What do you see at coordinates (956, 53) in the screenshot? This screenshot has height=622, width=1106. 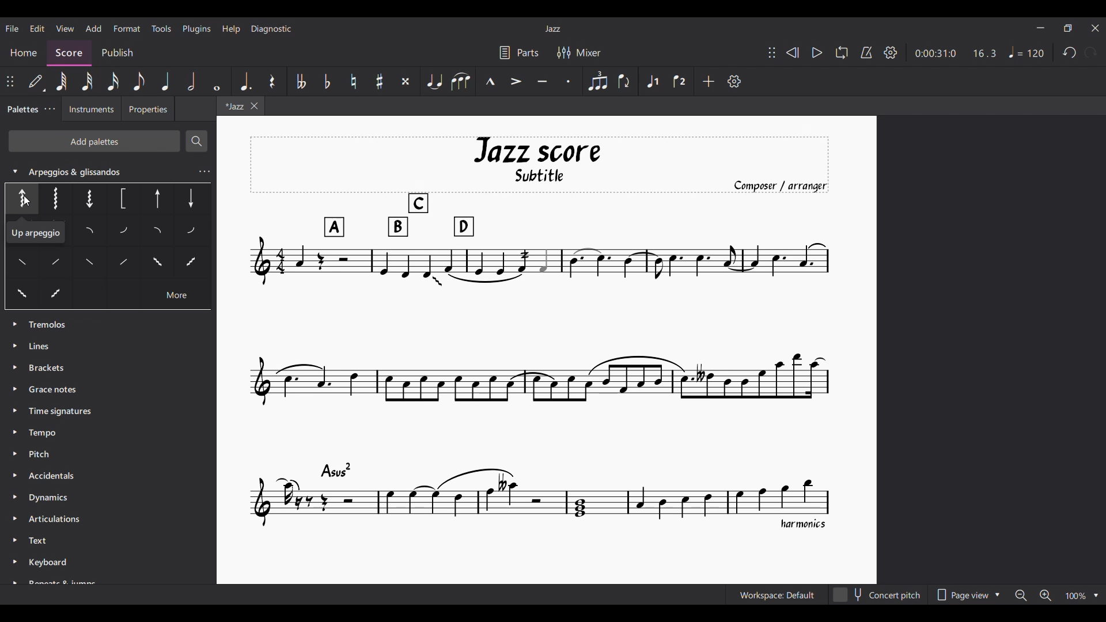 I see `Duration and ratio` at bounding box center [956, 53].